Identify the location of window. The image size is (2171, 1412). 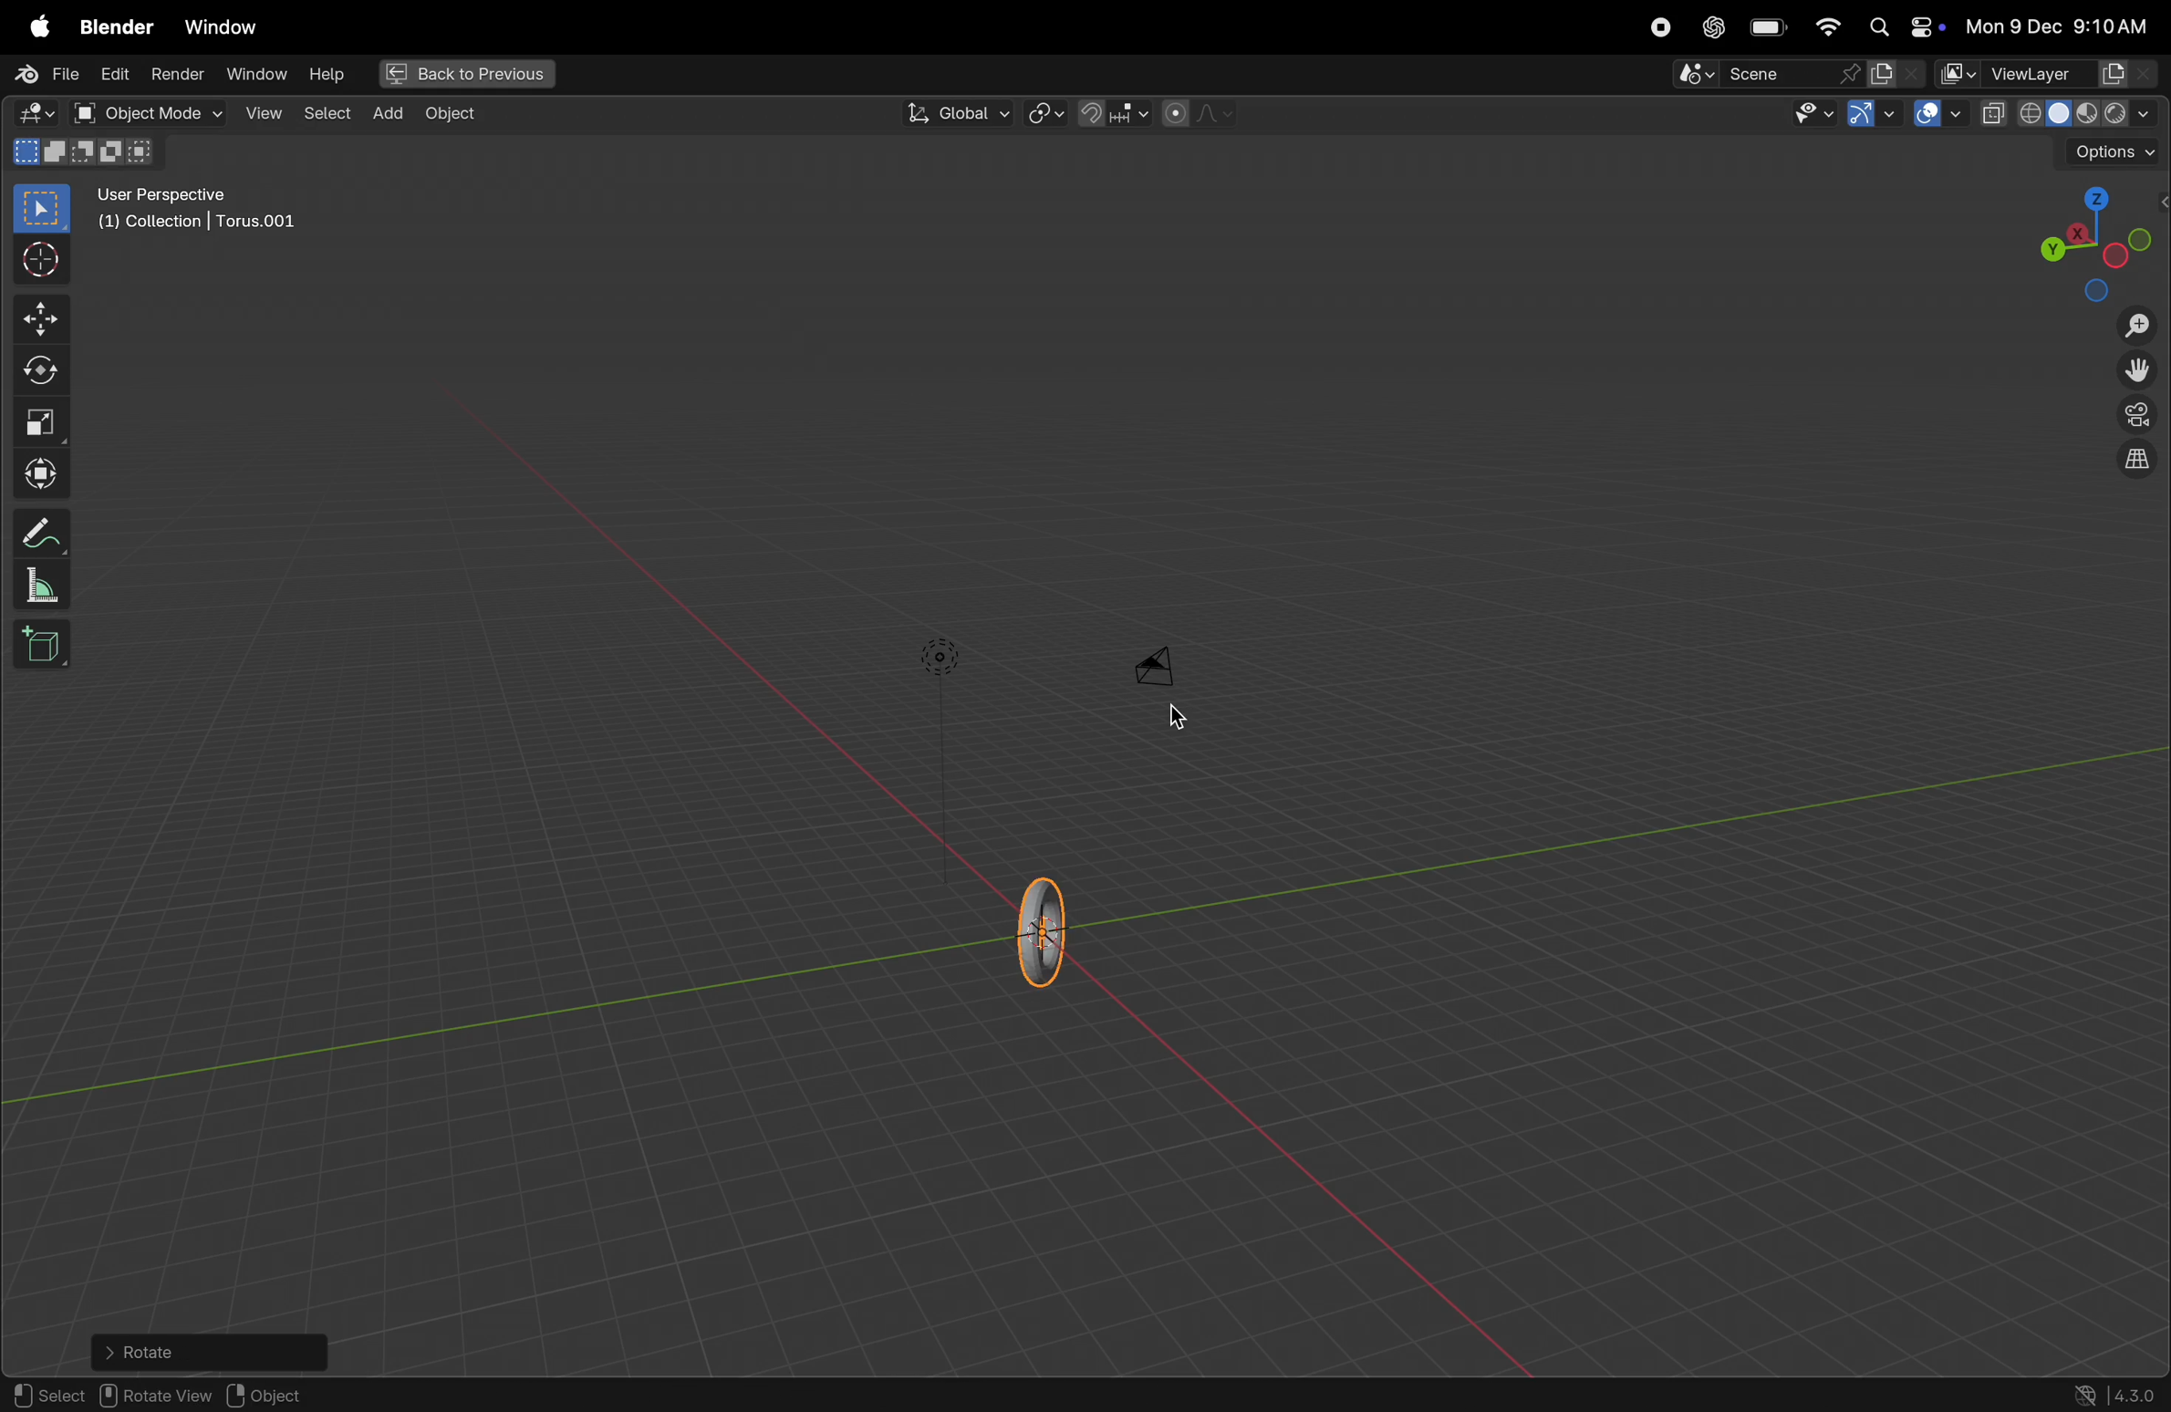
(254, 74).